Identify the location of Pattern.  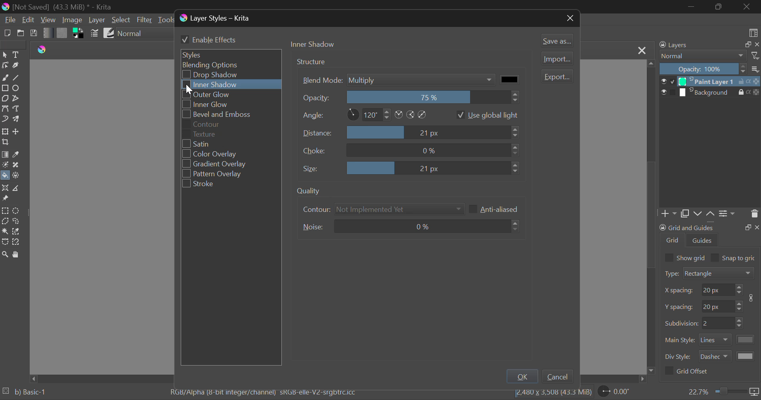
(62, 34).